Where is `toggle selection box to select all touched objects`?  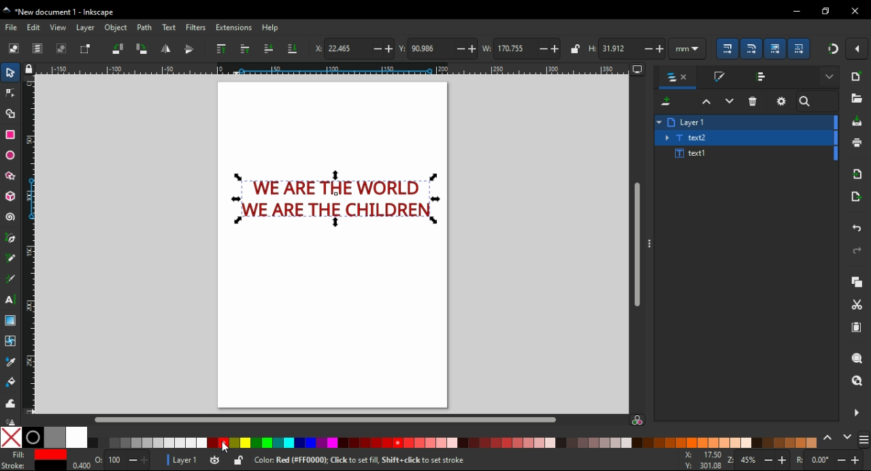 toggle selection box to select all touched objects is located at coordinates (87, 50).